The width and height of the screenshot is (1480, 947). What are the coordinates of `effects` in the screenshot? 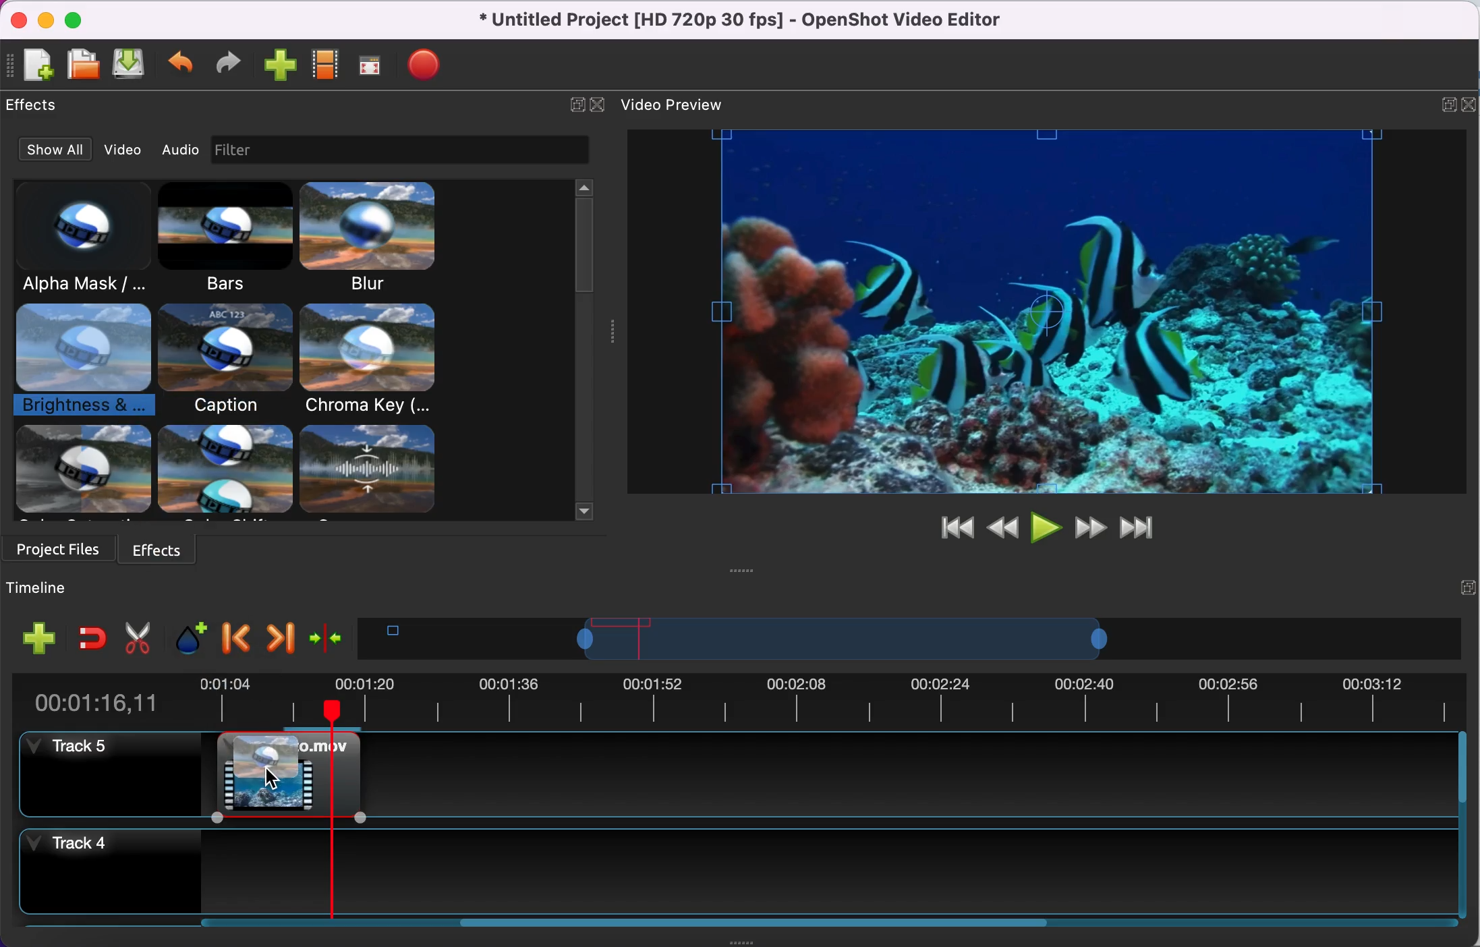 It's located at (161, 547).